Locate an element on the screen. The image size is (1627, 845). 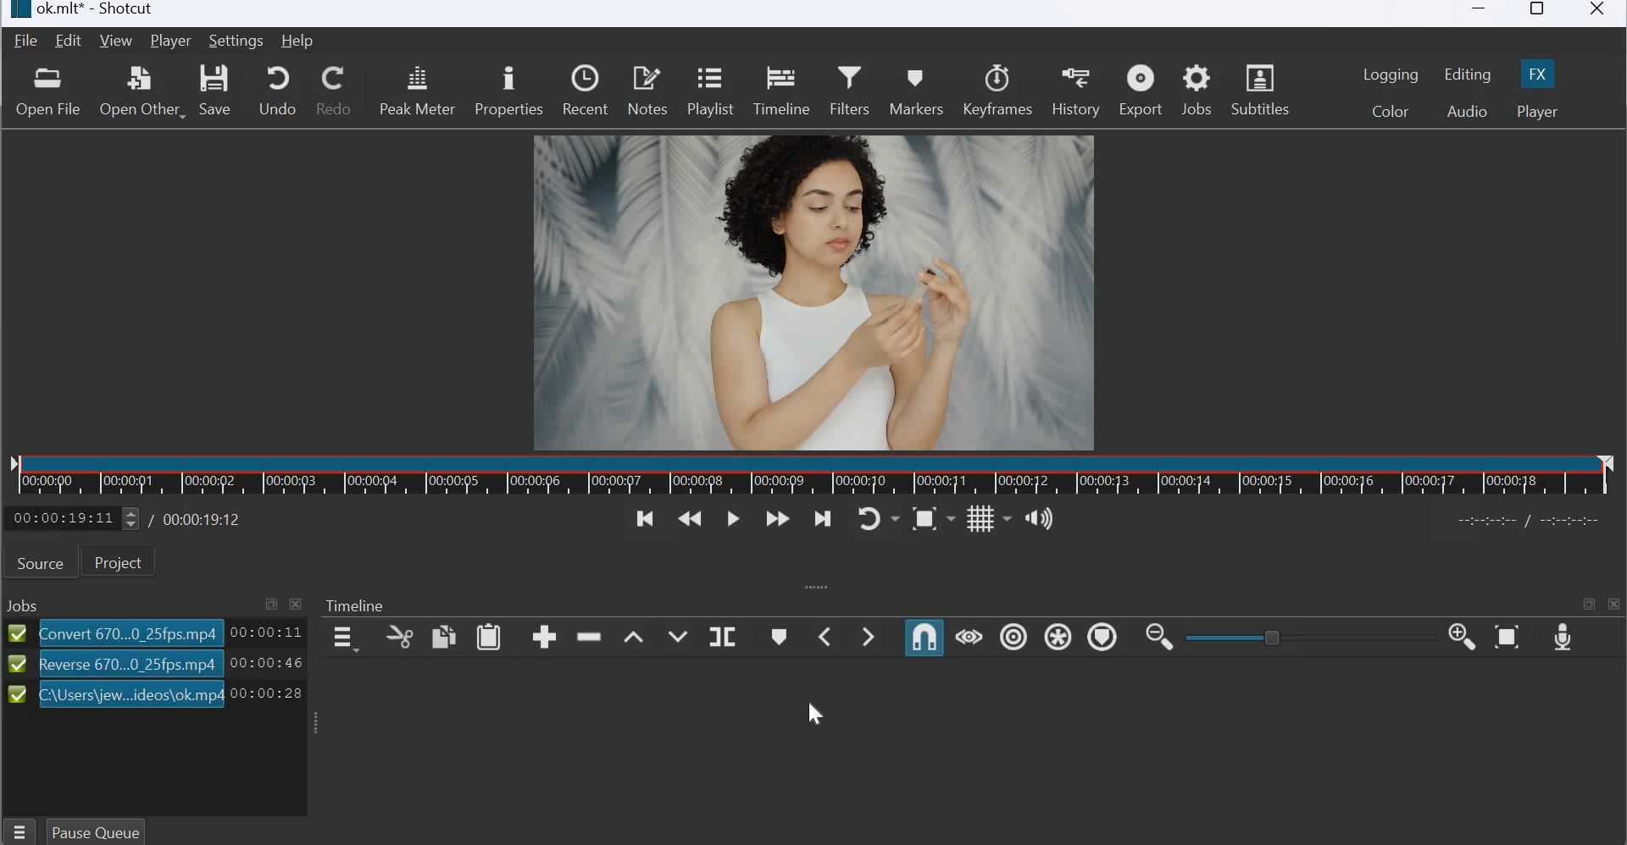
Jobs is located at coordinates (24, 606).